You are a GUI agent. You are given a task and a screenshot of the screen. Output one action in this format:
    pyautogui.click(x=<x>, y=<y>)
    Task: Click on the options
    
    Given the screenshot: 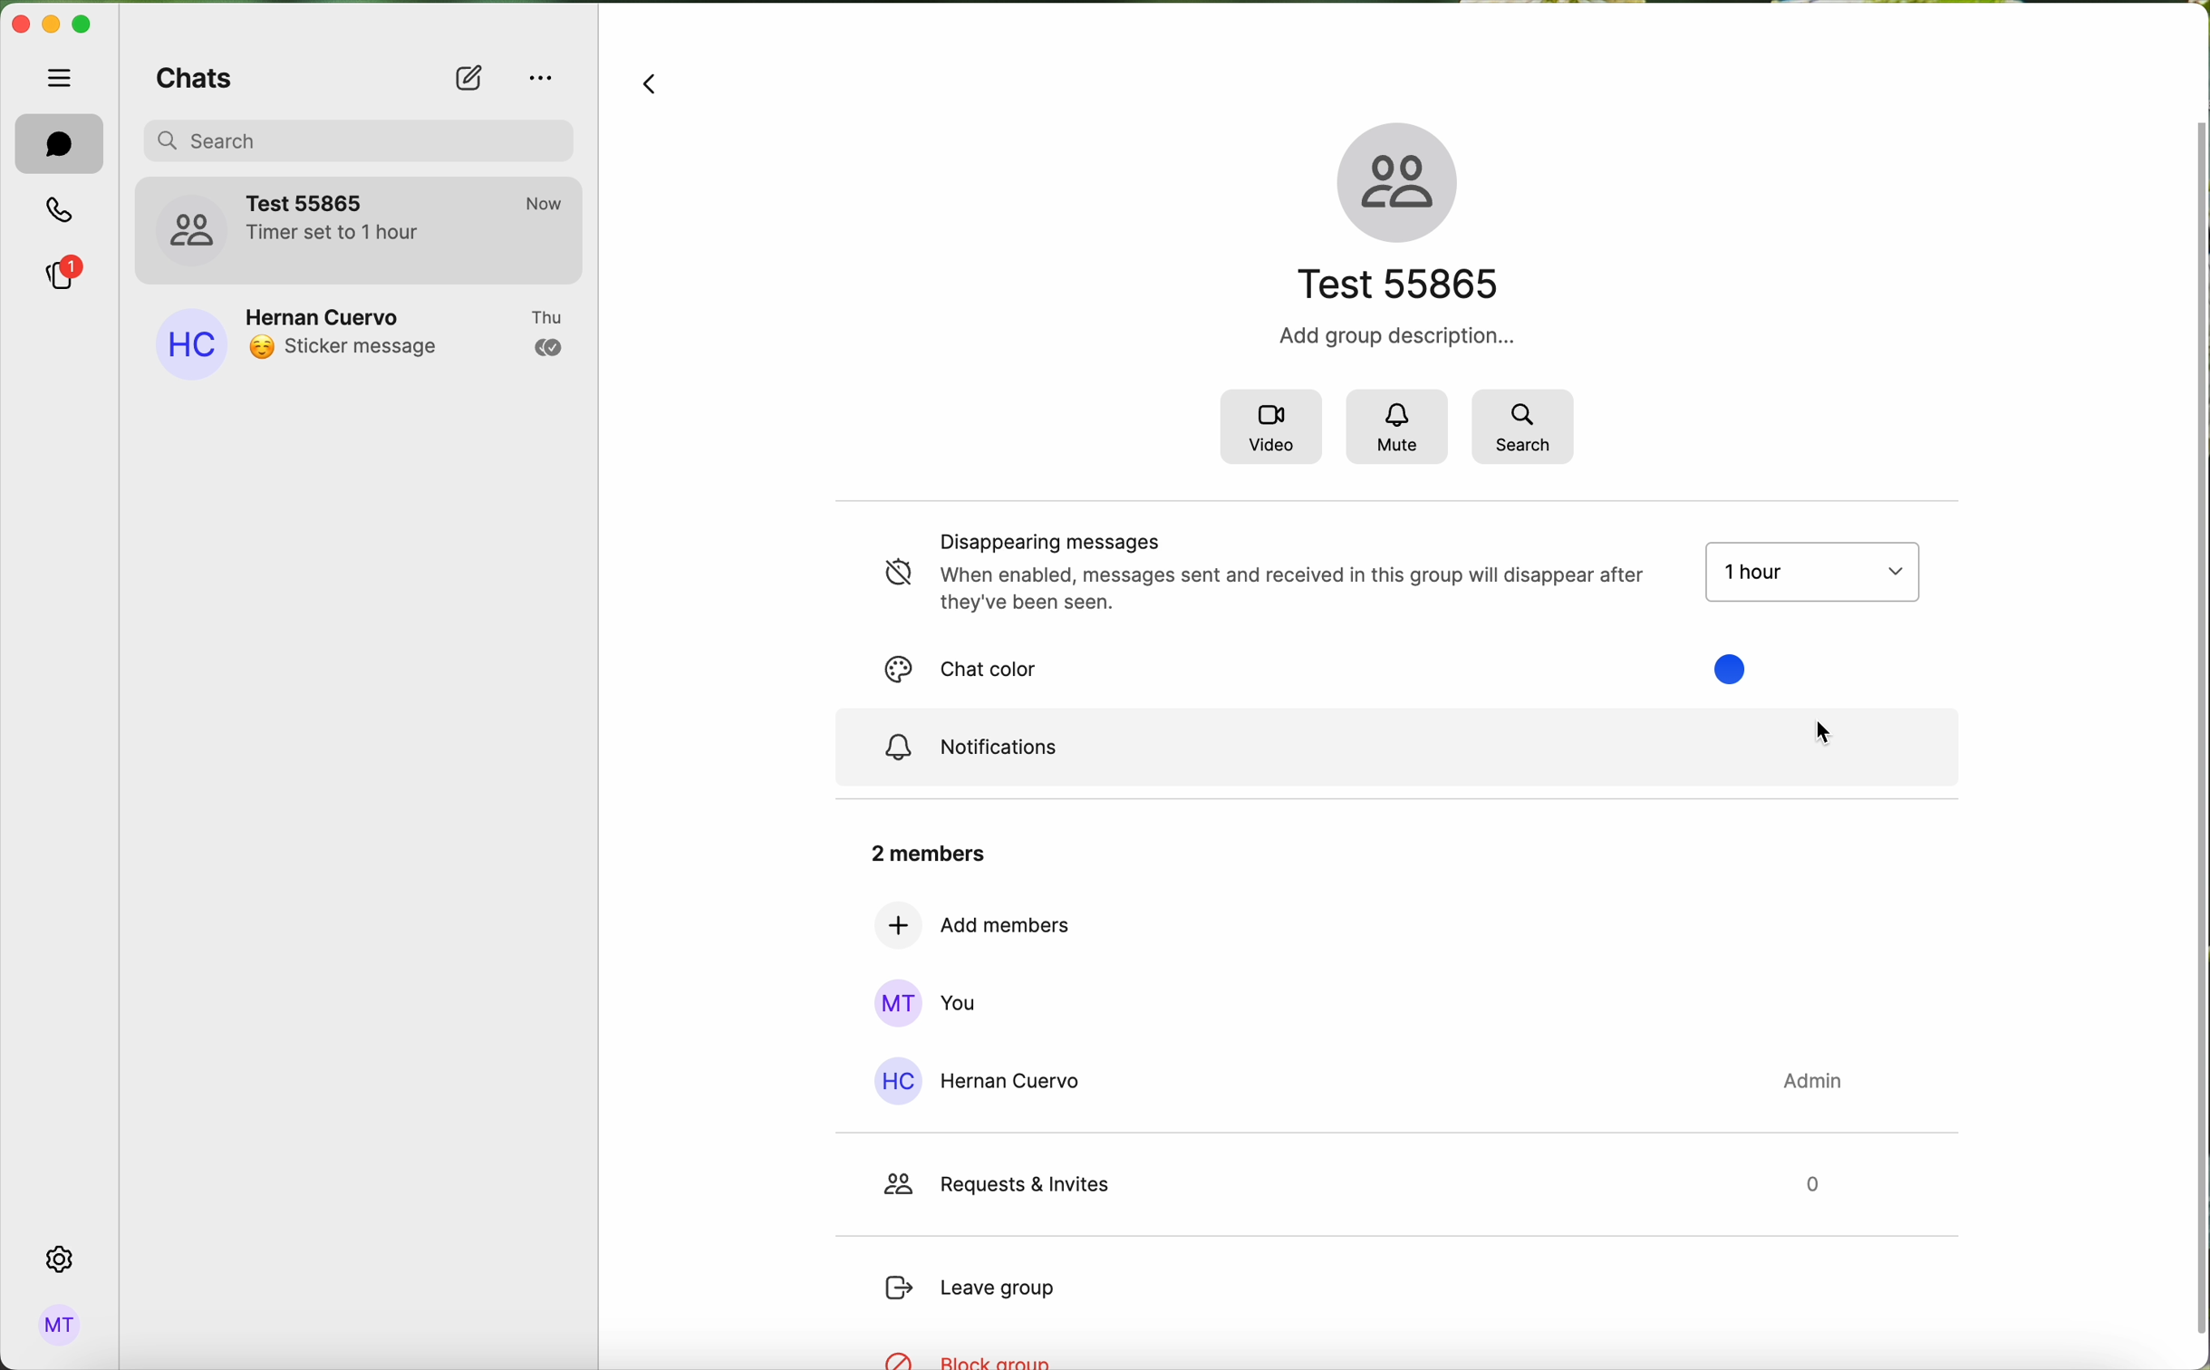 What is the action you would take?
    pyautogui.click(x=538, y=80)
    